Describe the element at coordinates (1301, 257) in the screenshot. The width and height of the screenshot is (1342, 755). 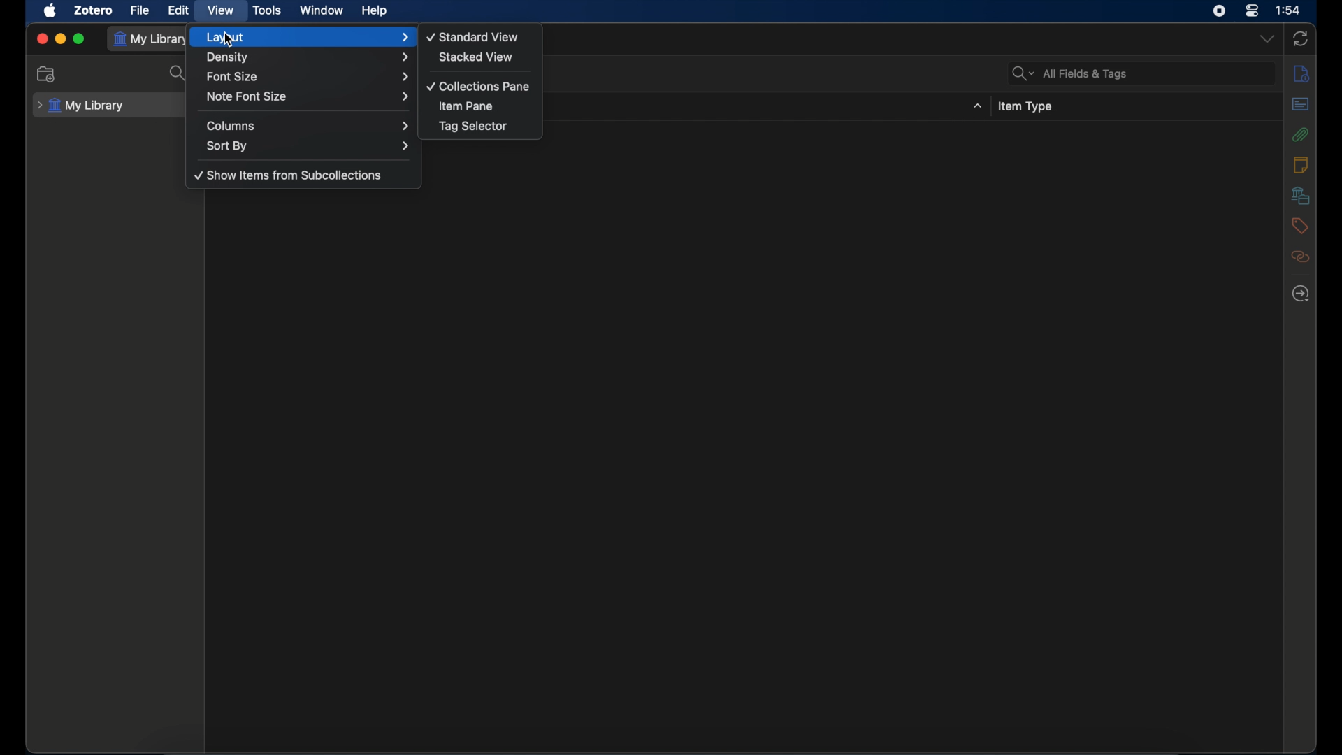
I see `related` at that location.